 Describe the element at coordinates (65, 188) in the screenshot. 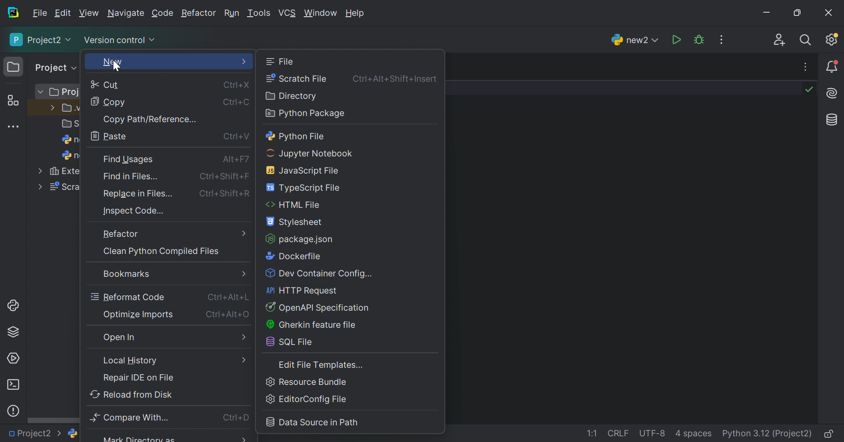

I see `Scra` at that location.